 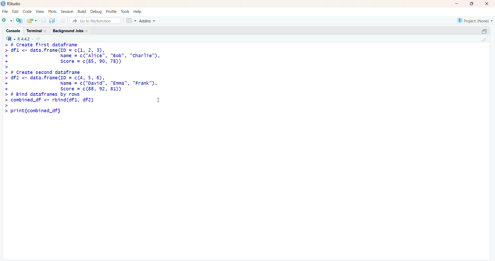 What do you see at coordinates (52, 21) in the screenshot?
I see `save all open document` at bounding box center [52, 21].